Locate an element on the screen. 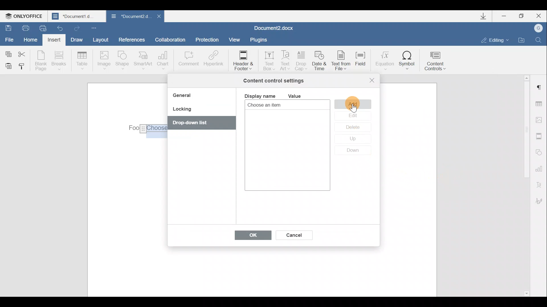 This screenshot has width=547, height=307. Close is located at coordinates (538, 16).